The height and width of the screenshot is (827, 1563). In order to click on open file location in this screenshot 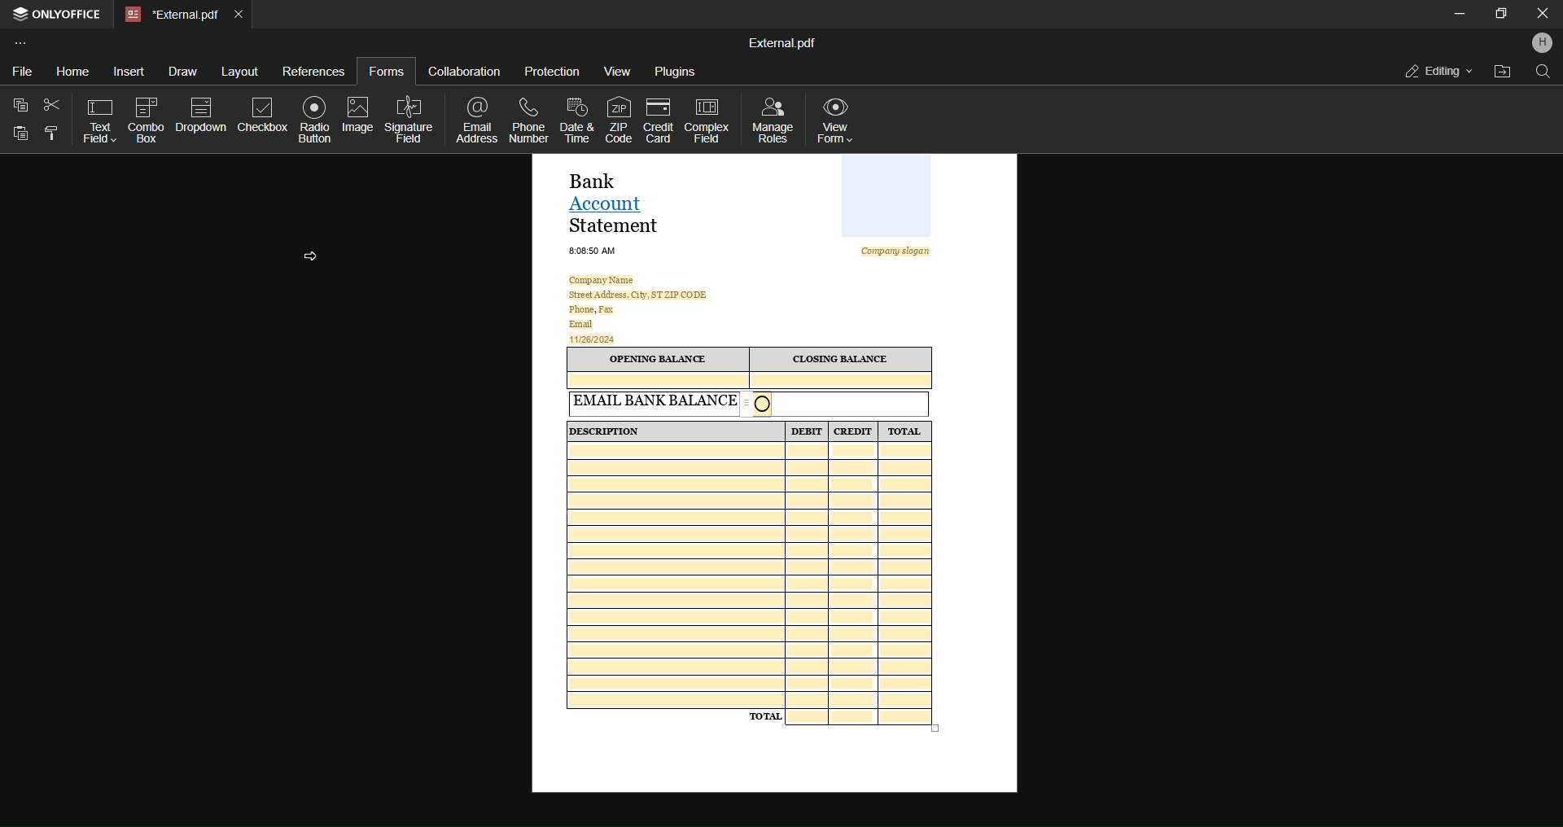, I will do `click(1499, 72)`.